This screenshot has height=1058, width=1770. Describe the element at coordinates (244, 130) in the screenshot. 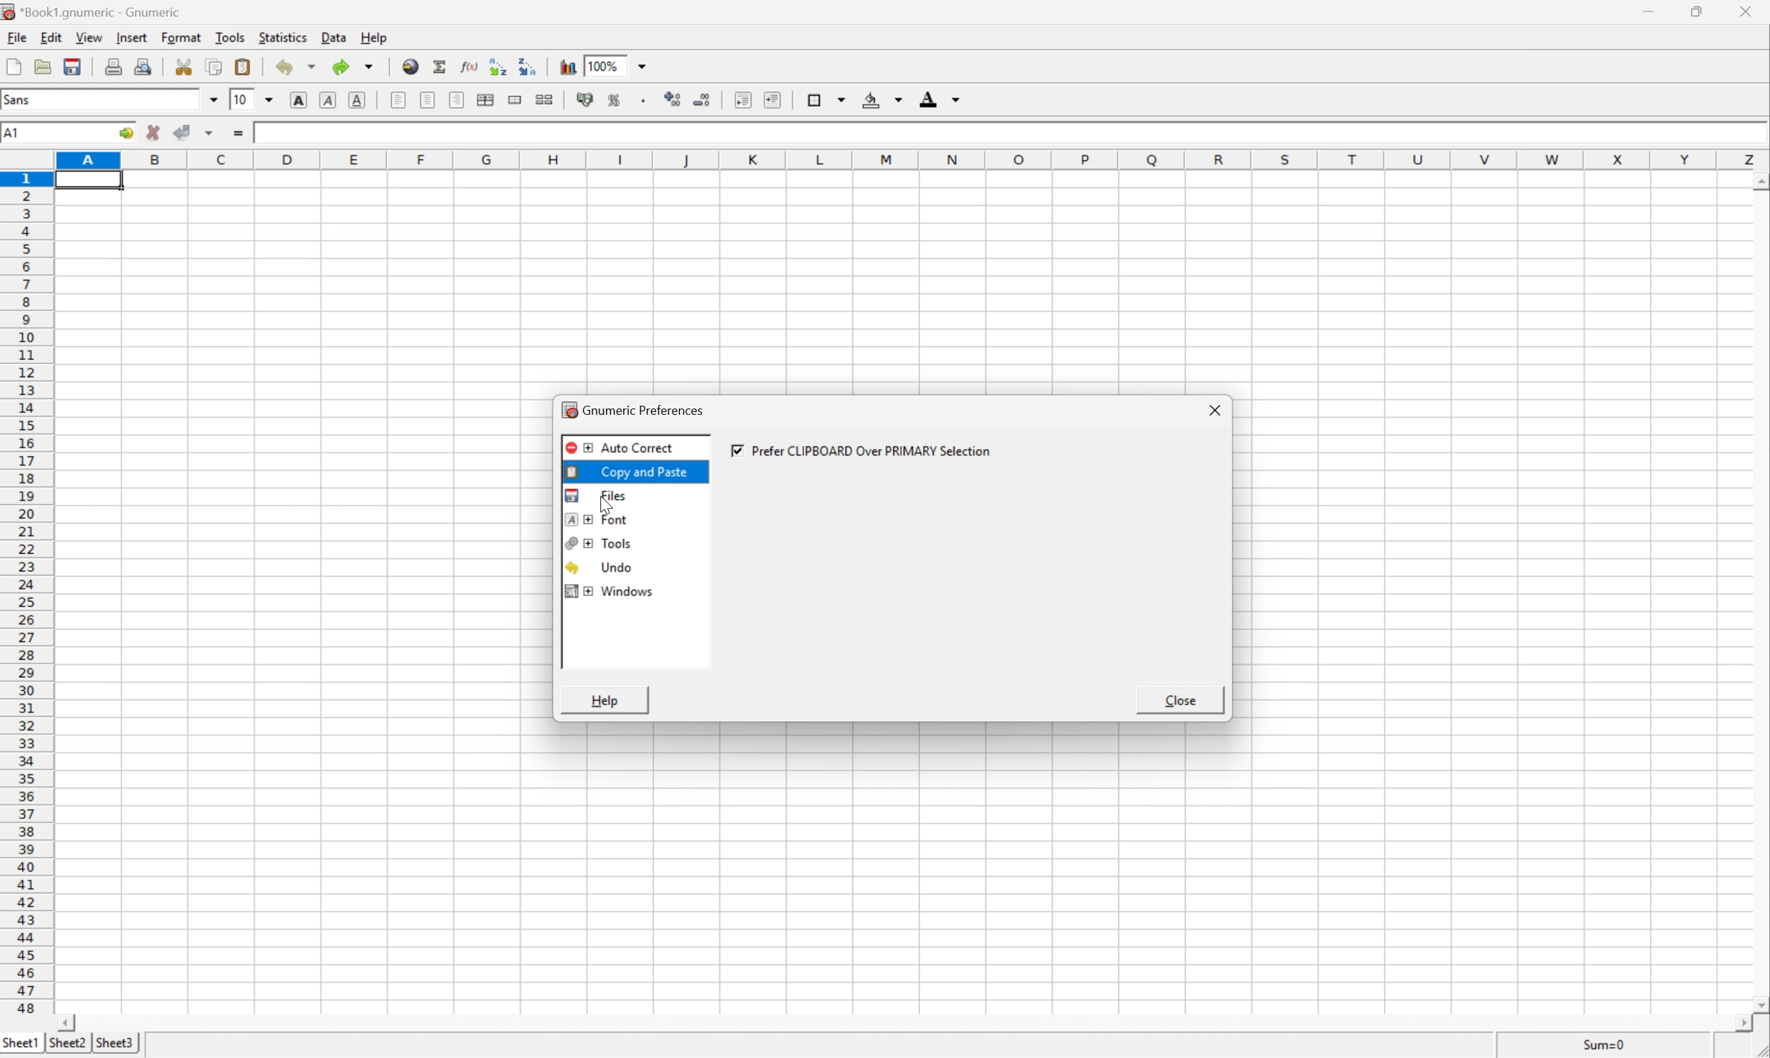

I see `enter formula` at that location.